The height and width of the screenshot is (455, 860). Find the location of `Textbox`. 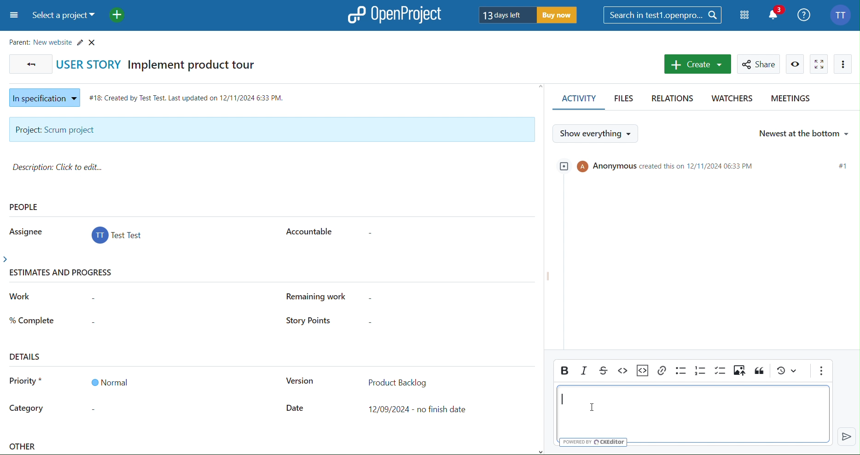

Textbox is located at coordinates (693, 416).